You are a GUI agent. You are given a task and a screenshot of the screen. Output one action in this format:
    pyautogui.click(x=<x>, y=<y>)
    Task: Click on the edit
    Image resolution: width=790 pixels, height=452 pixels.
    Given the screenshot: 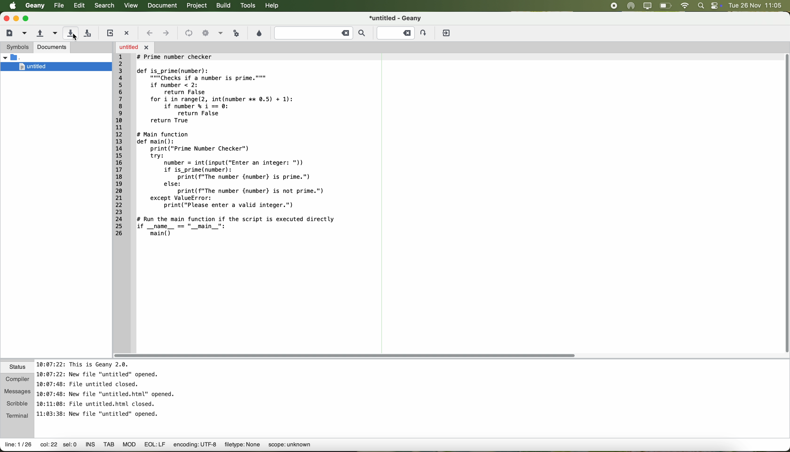 What is the action you would take?
    pyautogui.click(x=79, y=6)
    